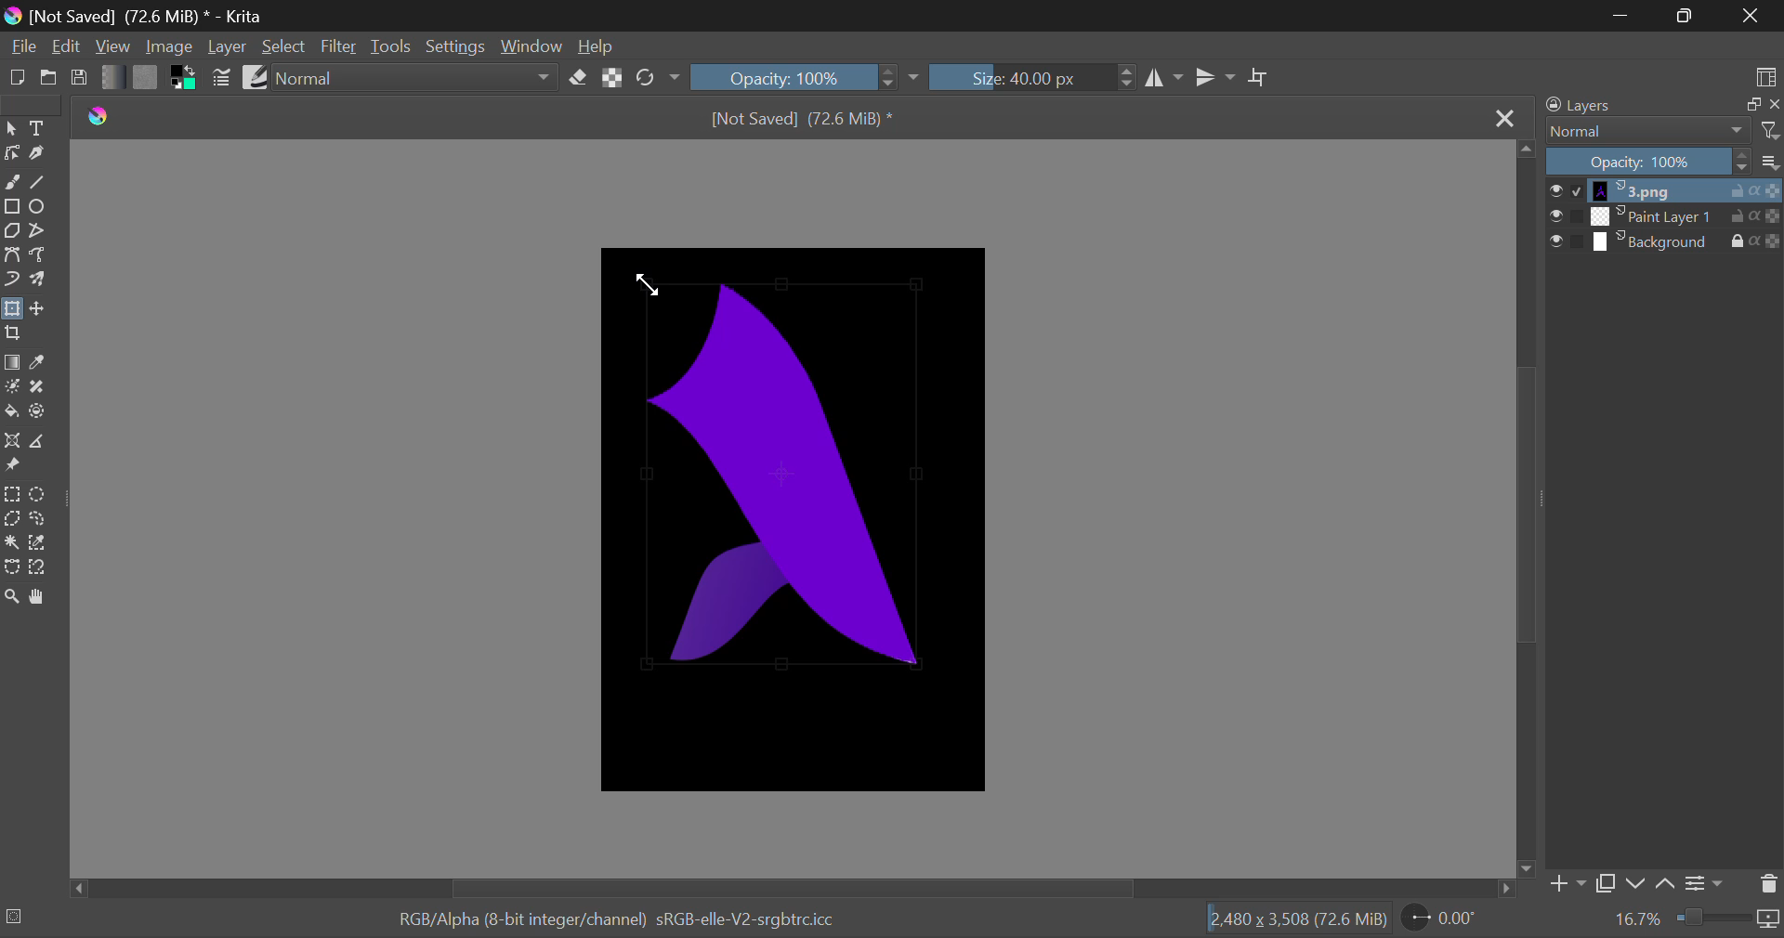 Image resolution: width=1784 pixels, height=938 pixels. I want to click on Crop, so click(1262, 79).